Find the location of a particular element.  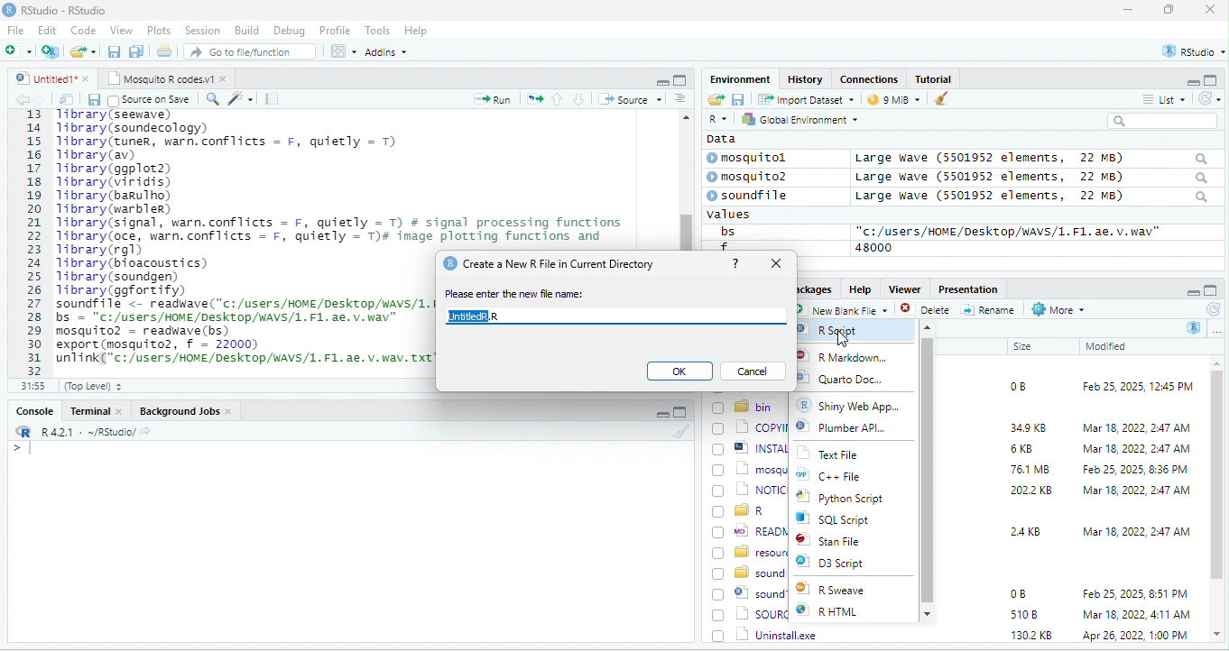

31:55 is located at coordinates (31, 386).